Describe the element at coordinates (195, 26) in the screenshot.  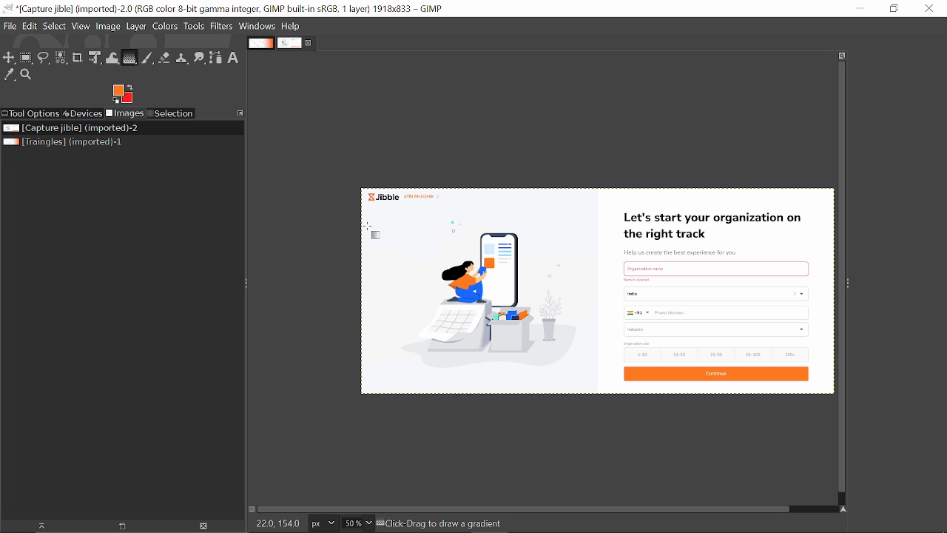
I see `Tools` at that location.